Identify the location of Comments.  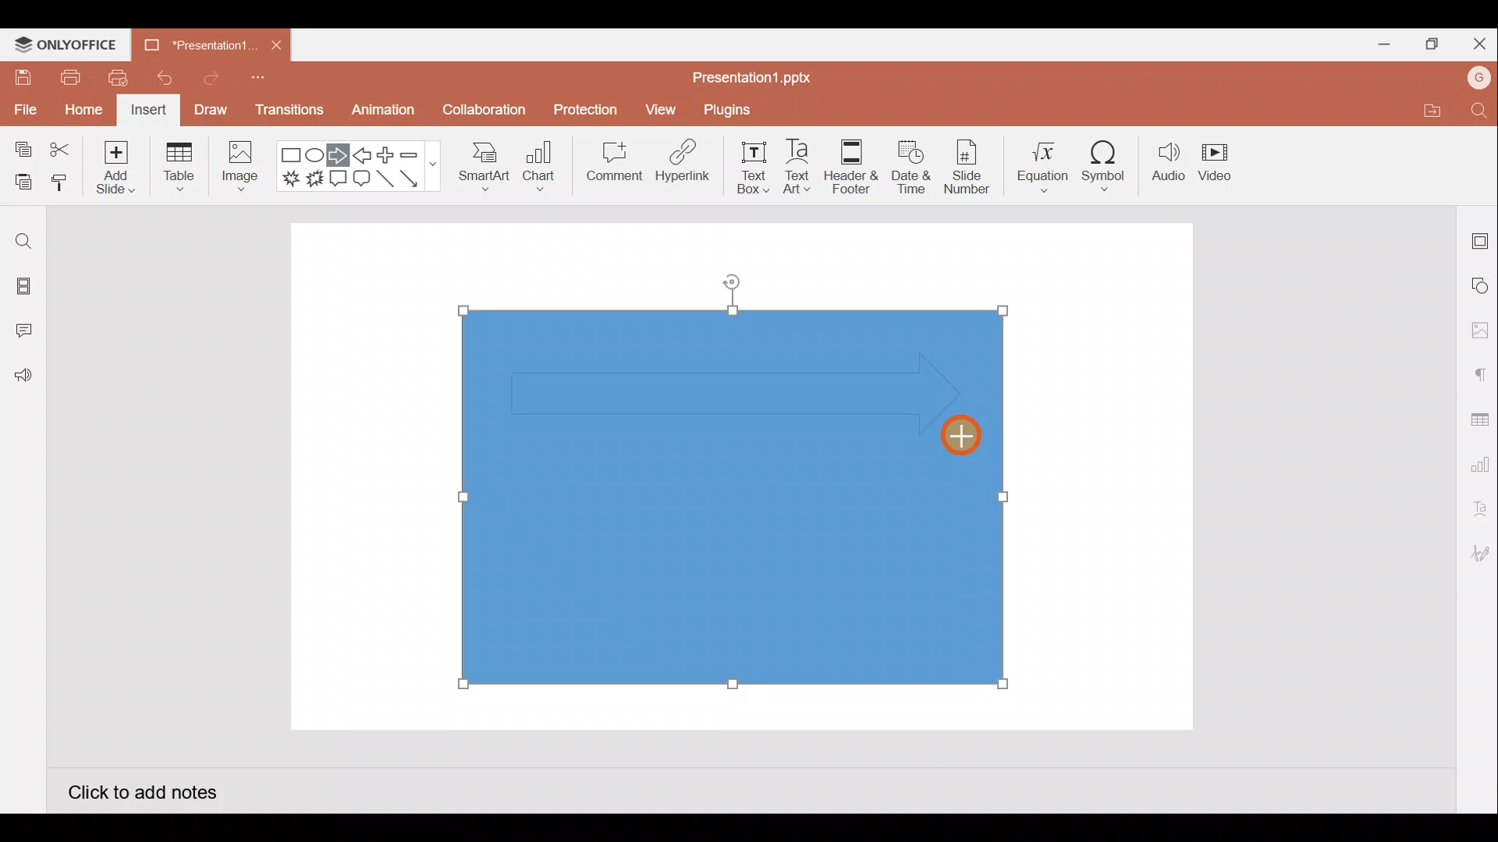
(27, 332).